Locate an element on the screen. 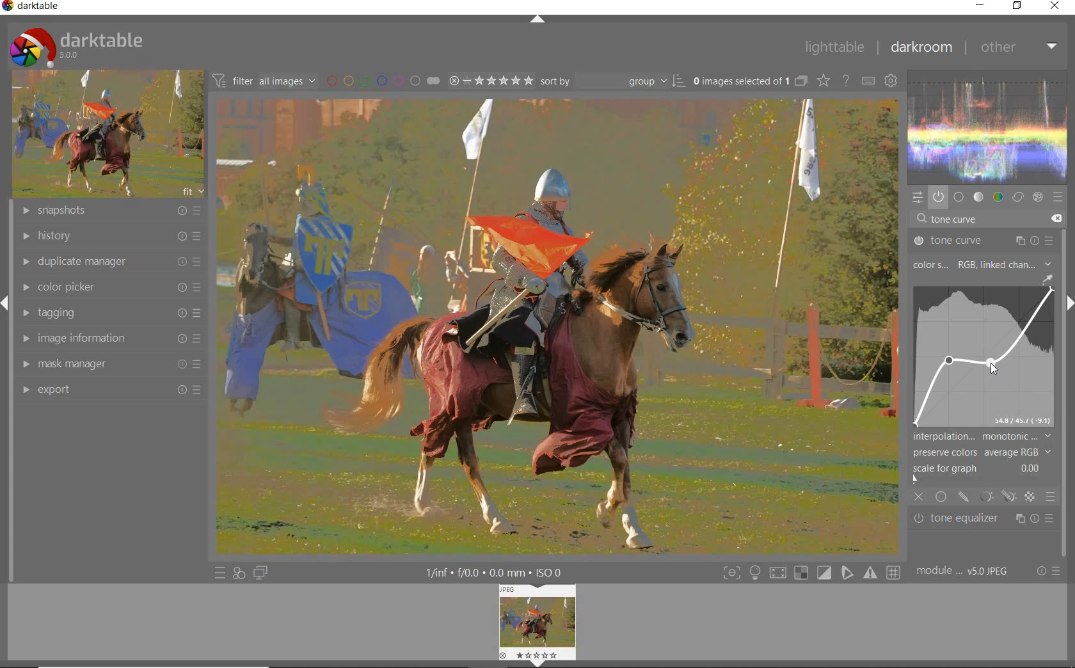  input value is located at coordinates (957, 220).